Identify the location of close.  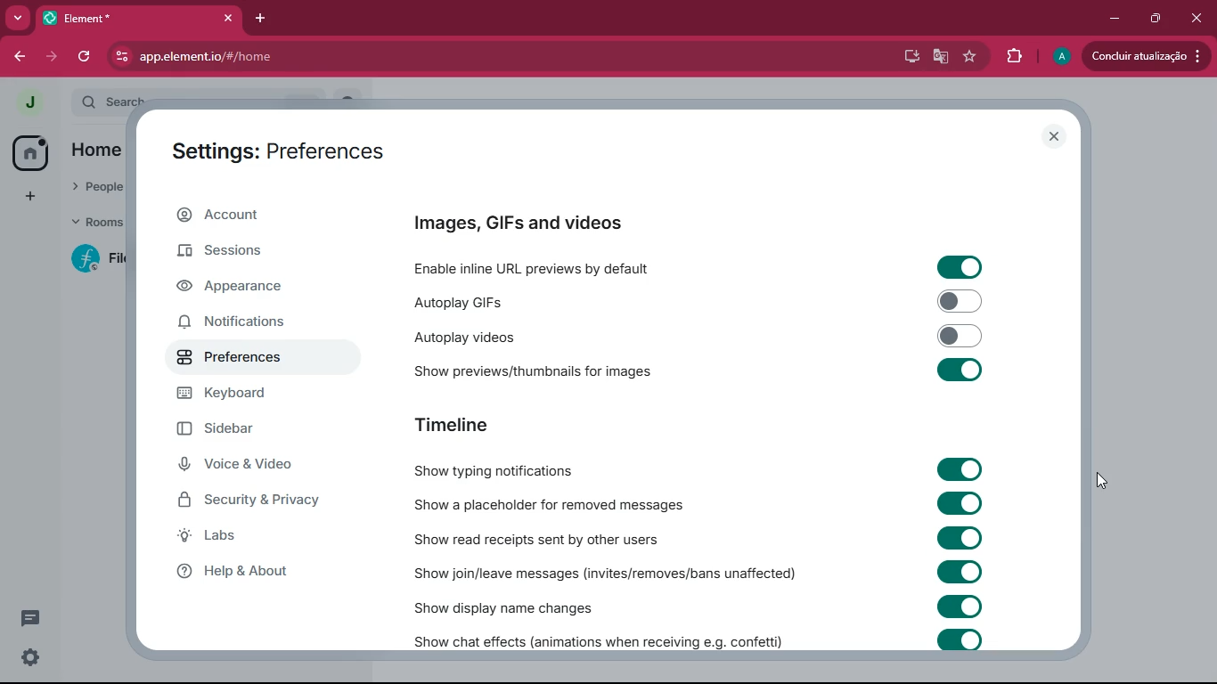
(1052, 137).